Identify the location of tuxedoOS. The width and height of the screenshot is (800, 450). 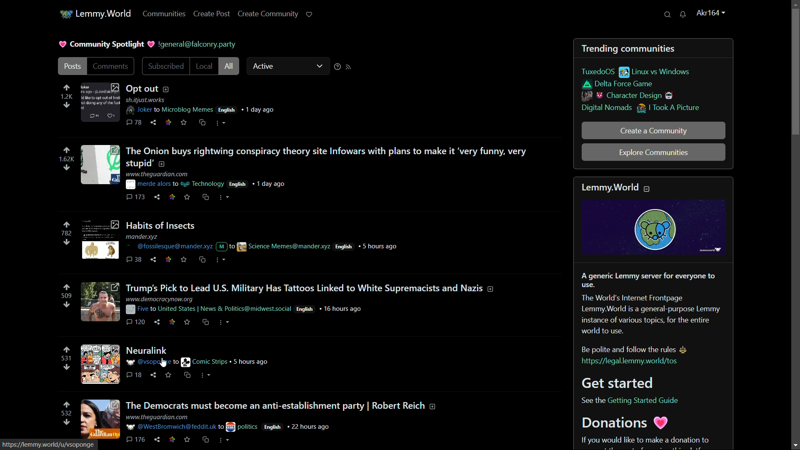
(598, 71).